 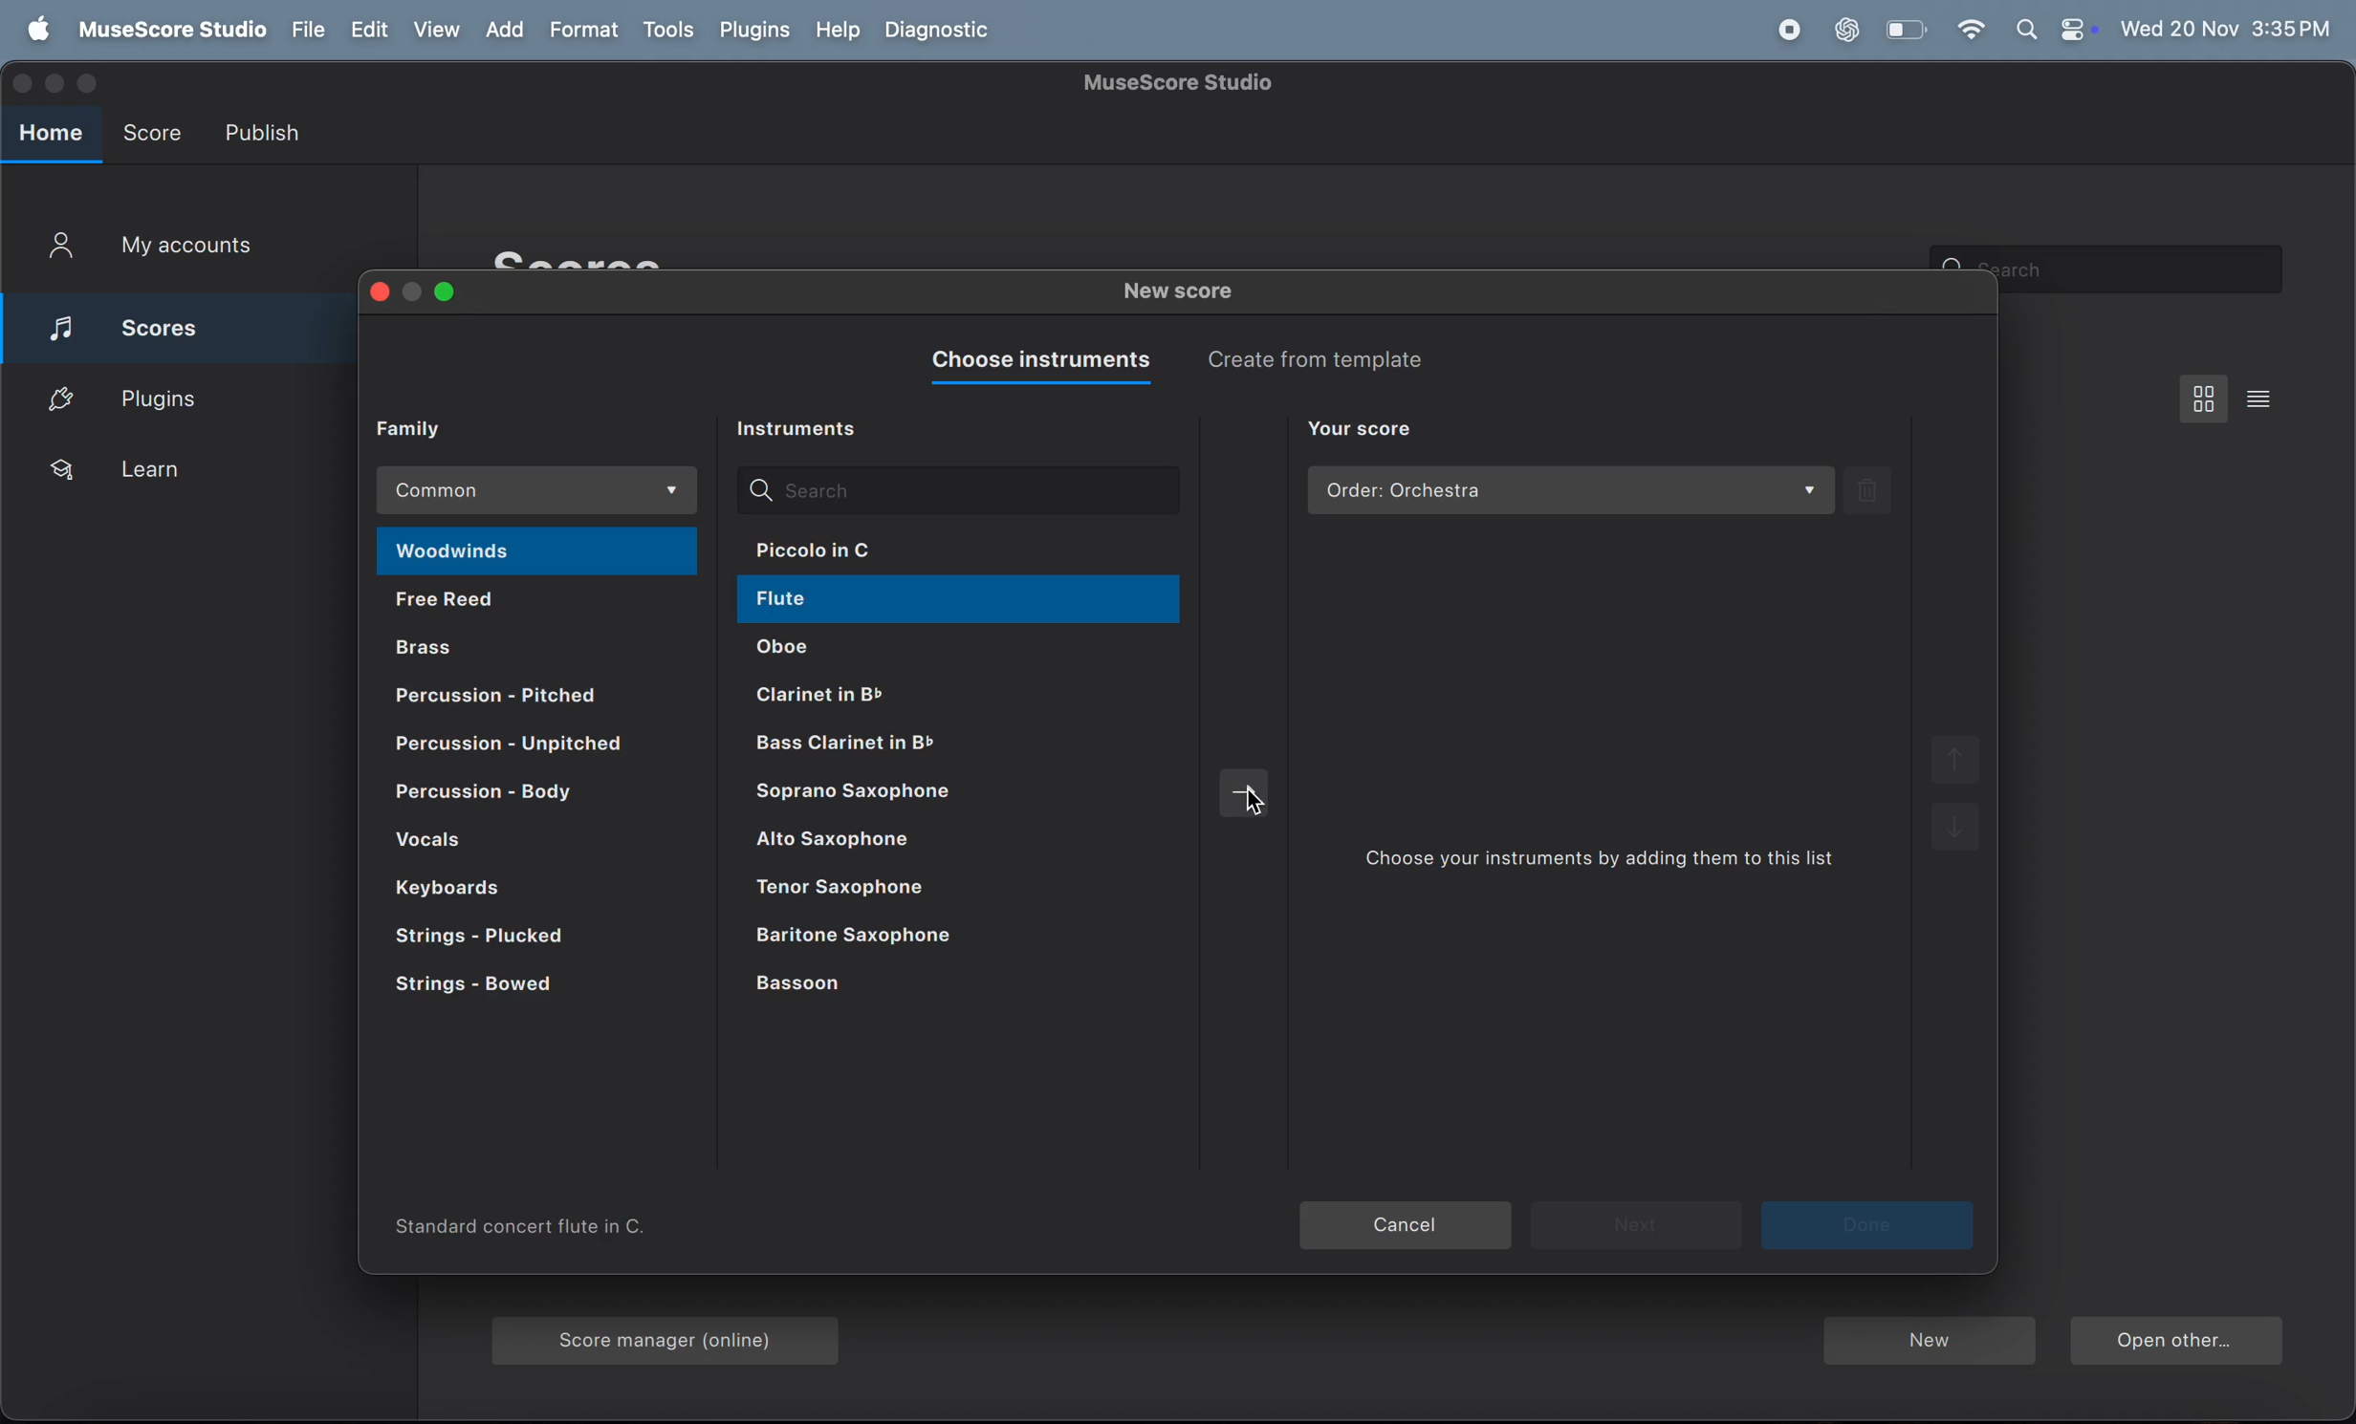 I want to click on alto saxophone, so click(x=942, y=845).